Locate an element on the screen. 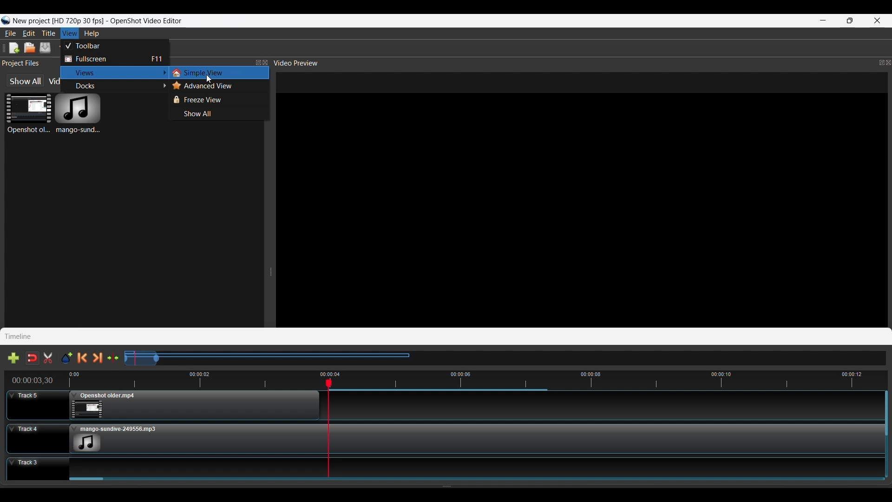 Image resolution: width=892 pixels, height=502 pixels. Show All is located at coordinates (217, 112).